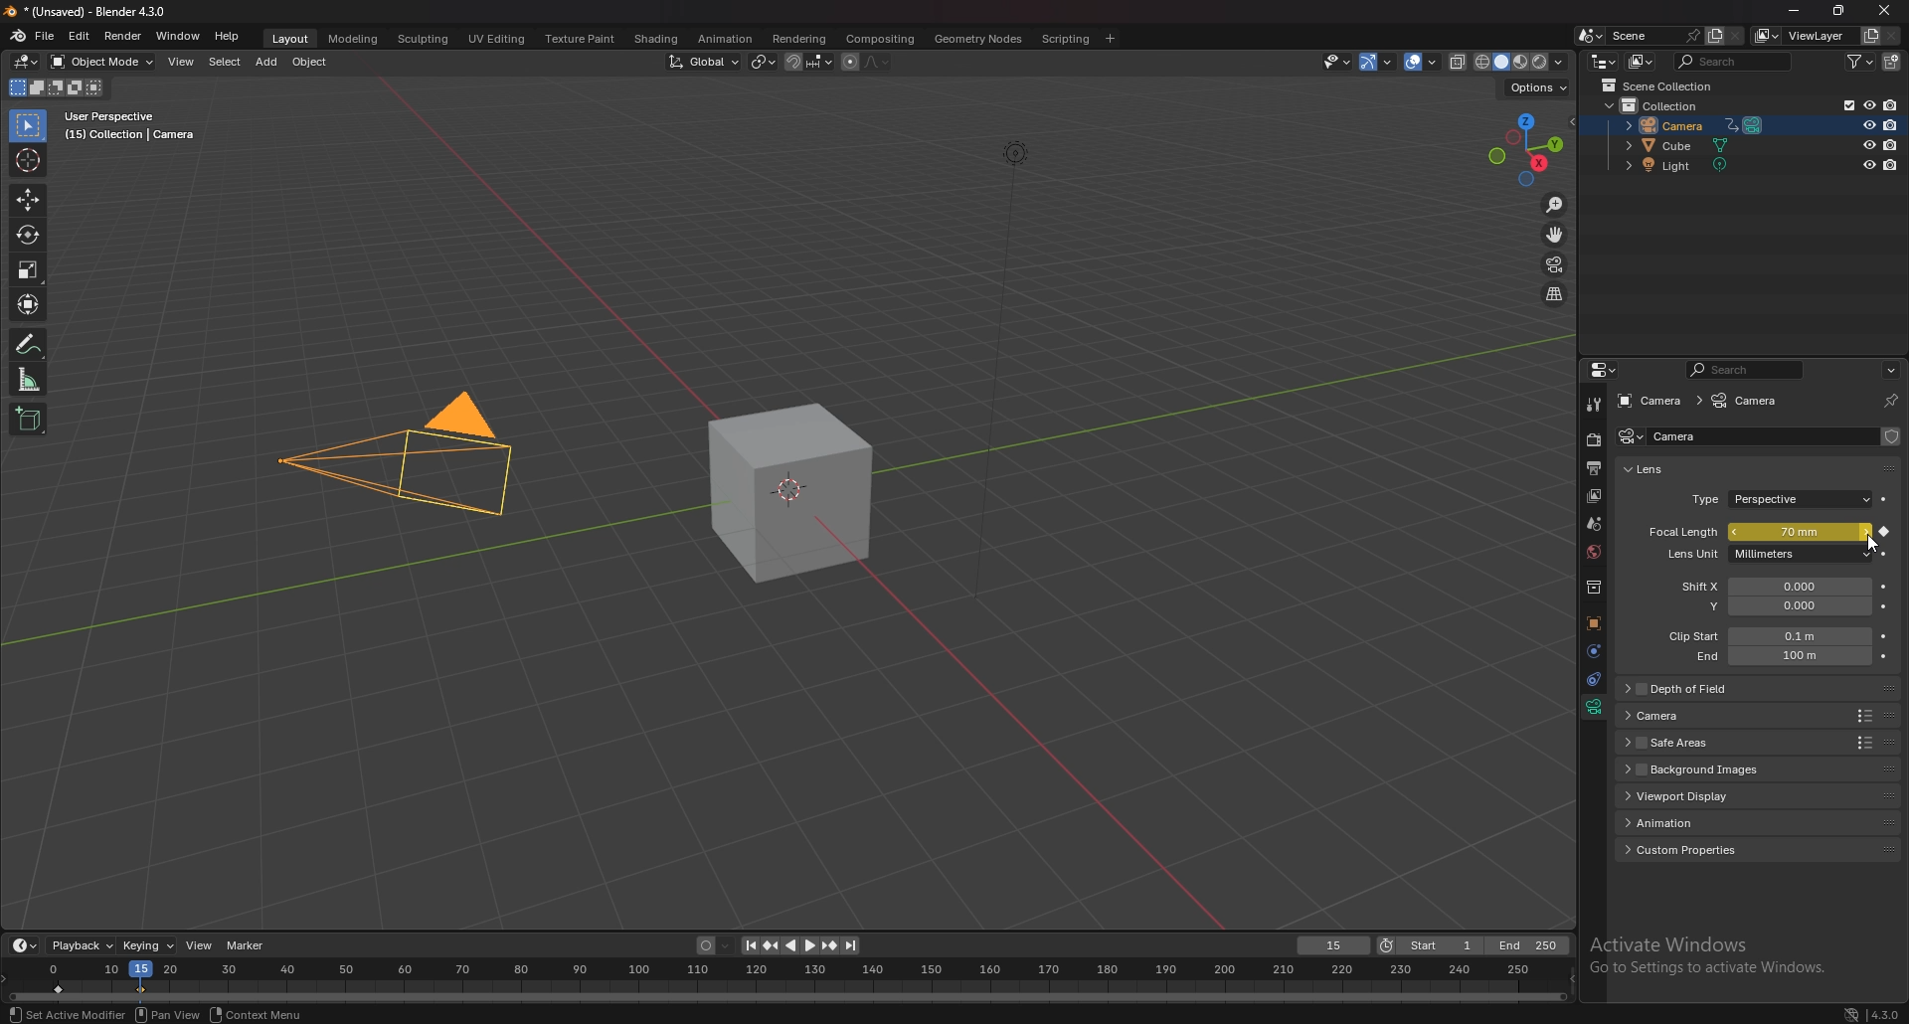 Image resolution: width=1909 pixels, height=1024 pixels. Describe the element at coordinates (310, 63) in the screenshot. I see `object` at that location.